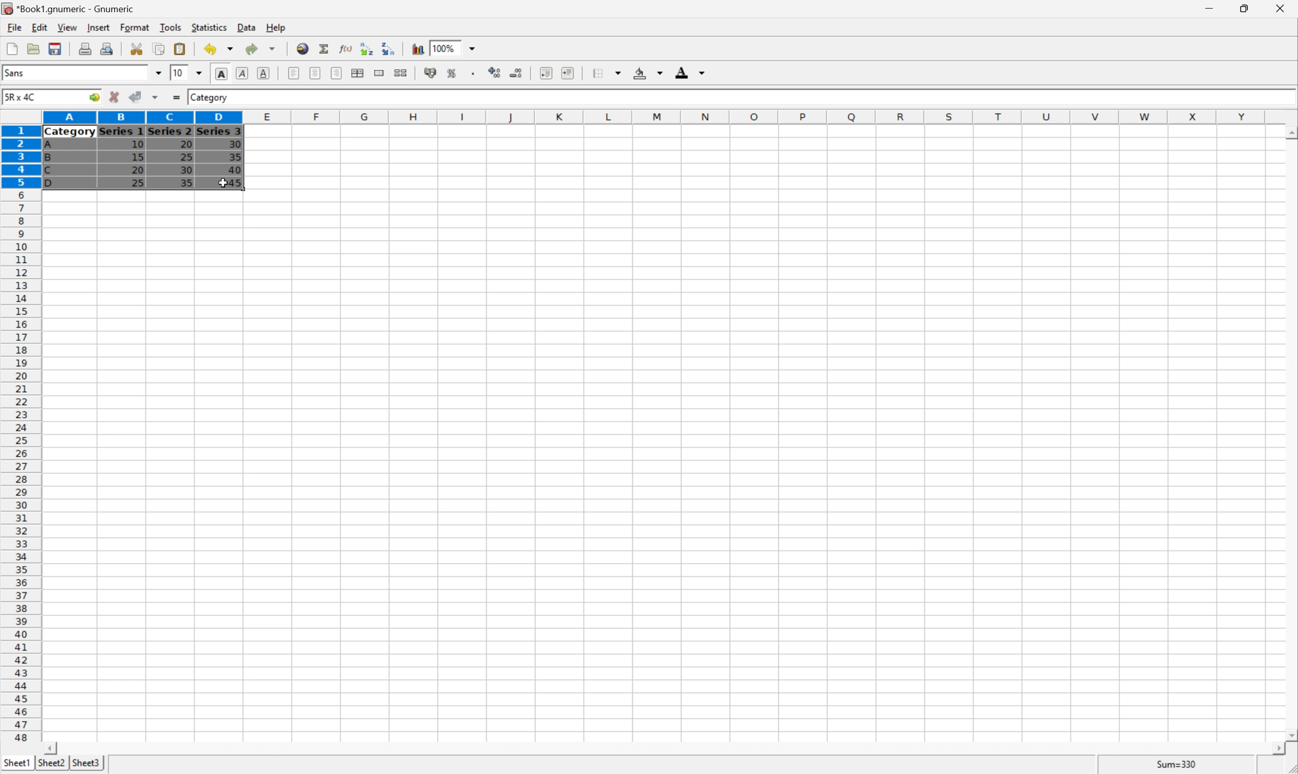 This screenshot has width=1298, height=774. What do you see at coordinates (219, 47) in the screenshot?
I see `Undo` at bounding box center [219, 47].